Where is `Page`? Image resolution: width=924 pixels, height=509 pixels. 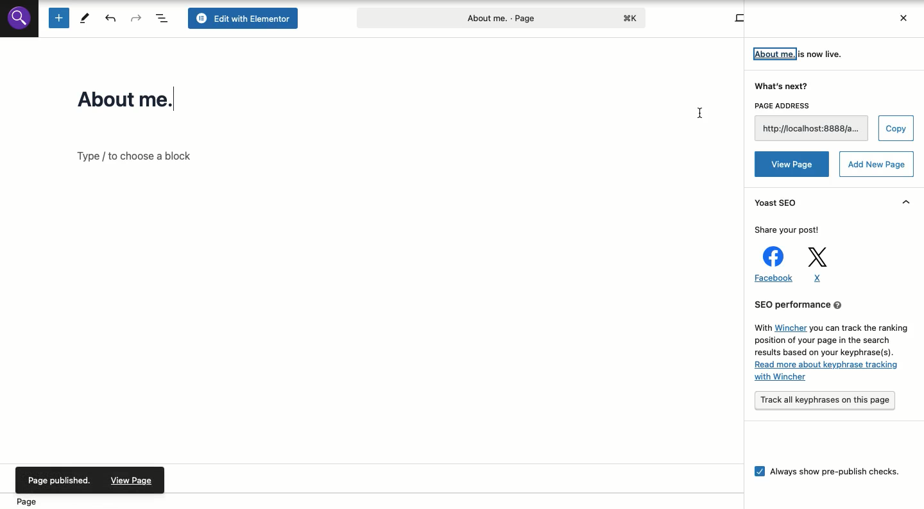 Page is located at coordinates (32, 502).